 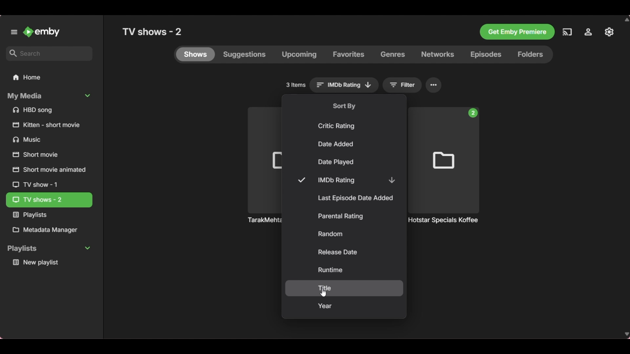 I want to click on Sort randomly, so click(x=345, y=234).